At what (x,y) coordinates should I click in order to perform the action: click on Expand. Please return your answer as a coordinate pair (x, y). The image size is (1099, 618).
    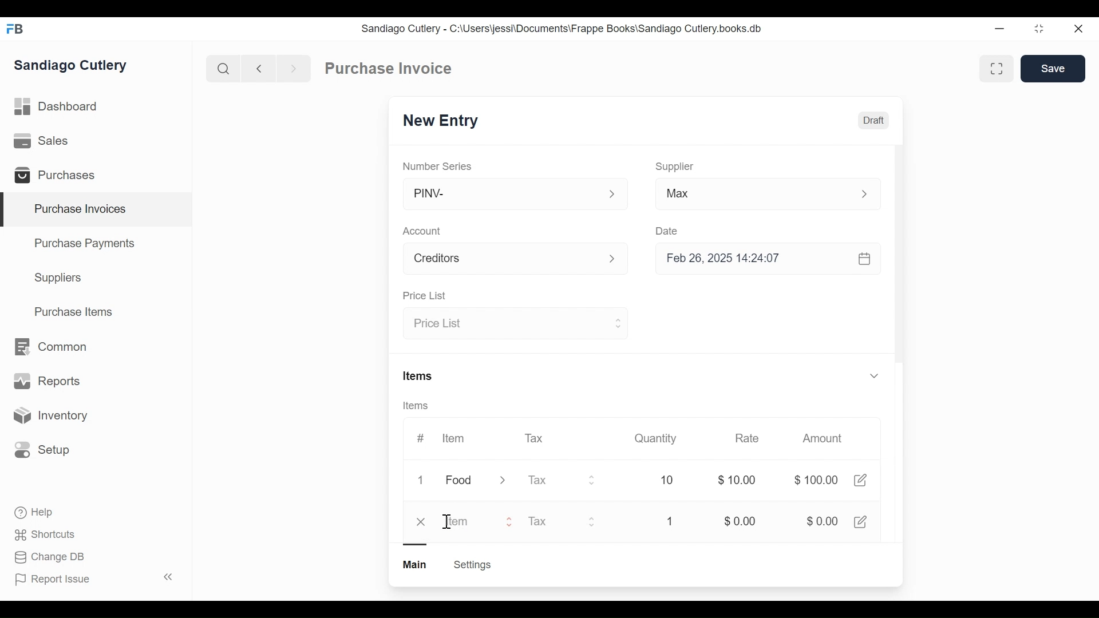
    Looking at the image, I should click on (619, 260).